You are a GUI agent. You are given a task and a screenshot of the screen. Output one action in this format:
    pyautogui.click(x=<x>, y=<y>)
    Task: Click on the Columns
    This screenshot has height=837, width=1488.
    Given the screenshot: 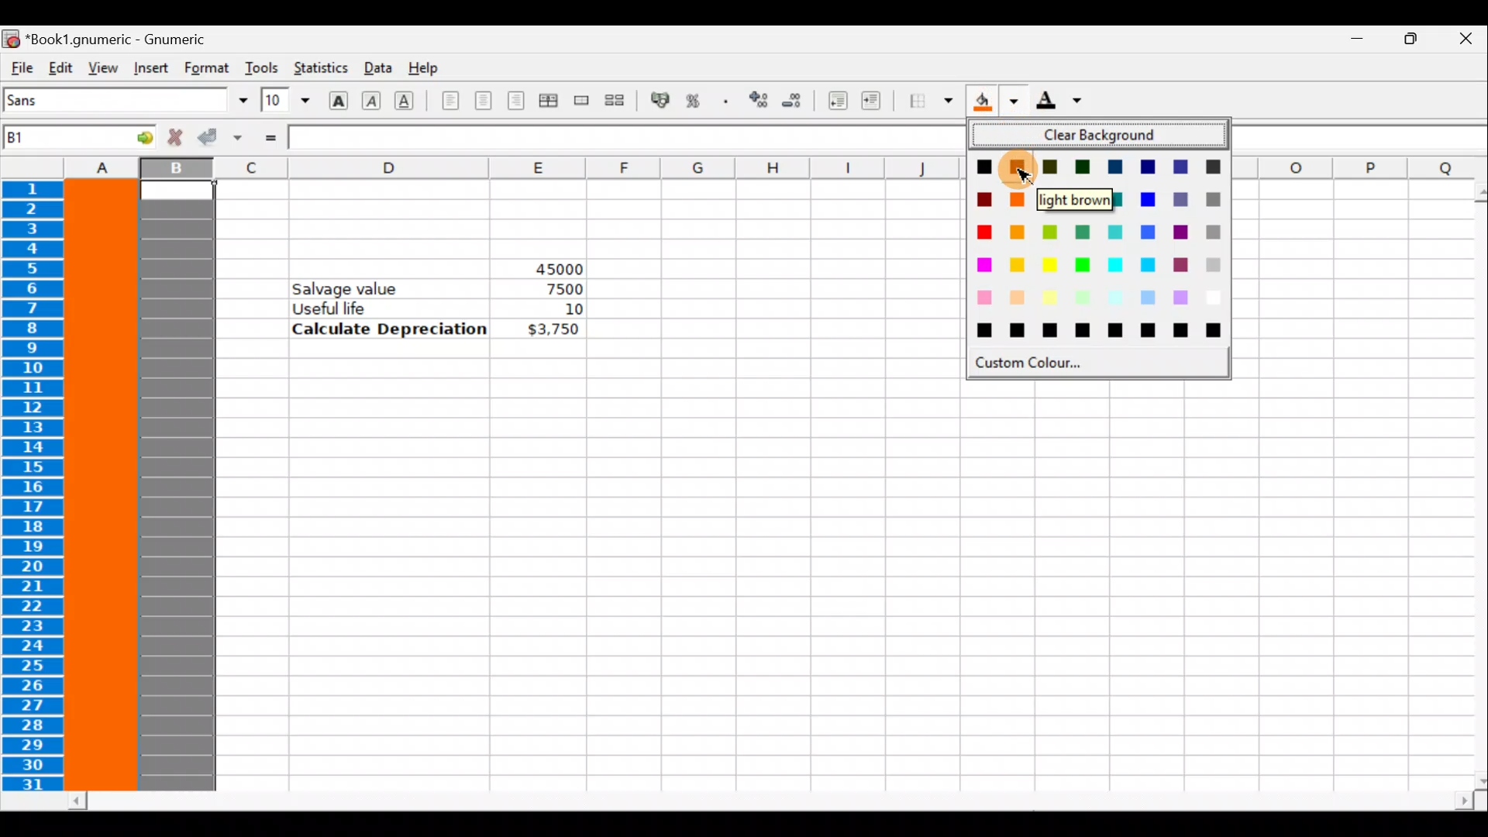 What is the action you would take?
    pyautogui.click(x=473, y=168)
    